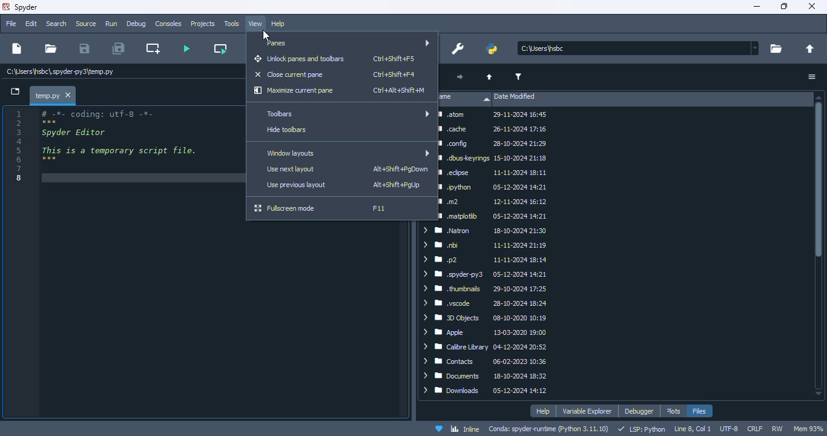 Image resolution: width=827 pixels, height=436 pixels. I want to click on RW, so click(777, 428).